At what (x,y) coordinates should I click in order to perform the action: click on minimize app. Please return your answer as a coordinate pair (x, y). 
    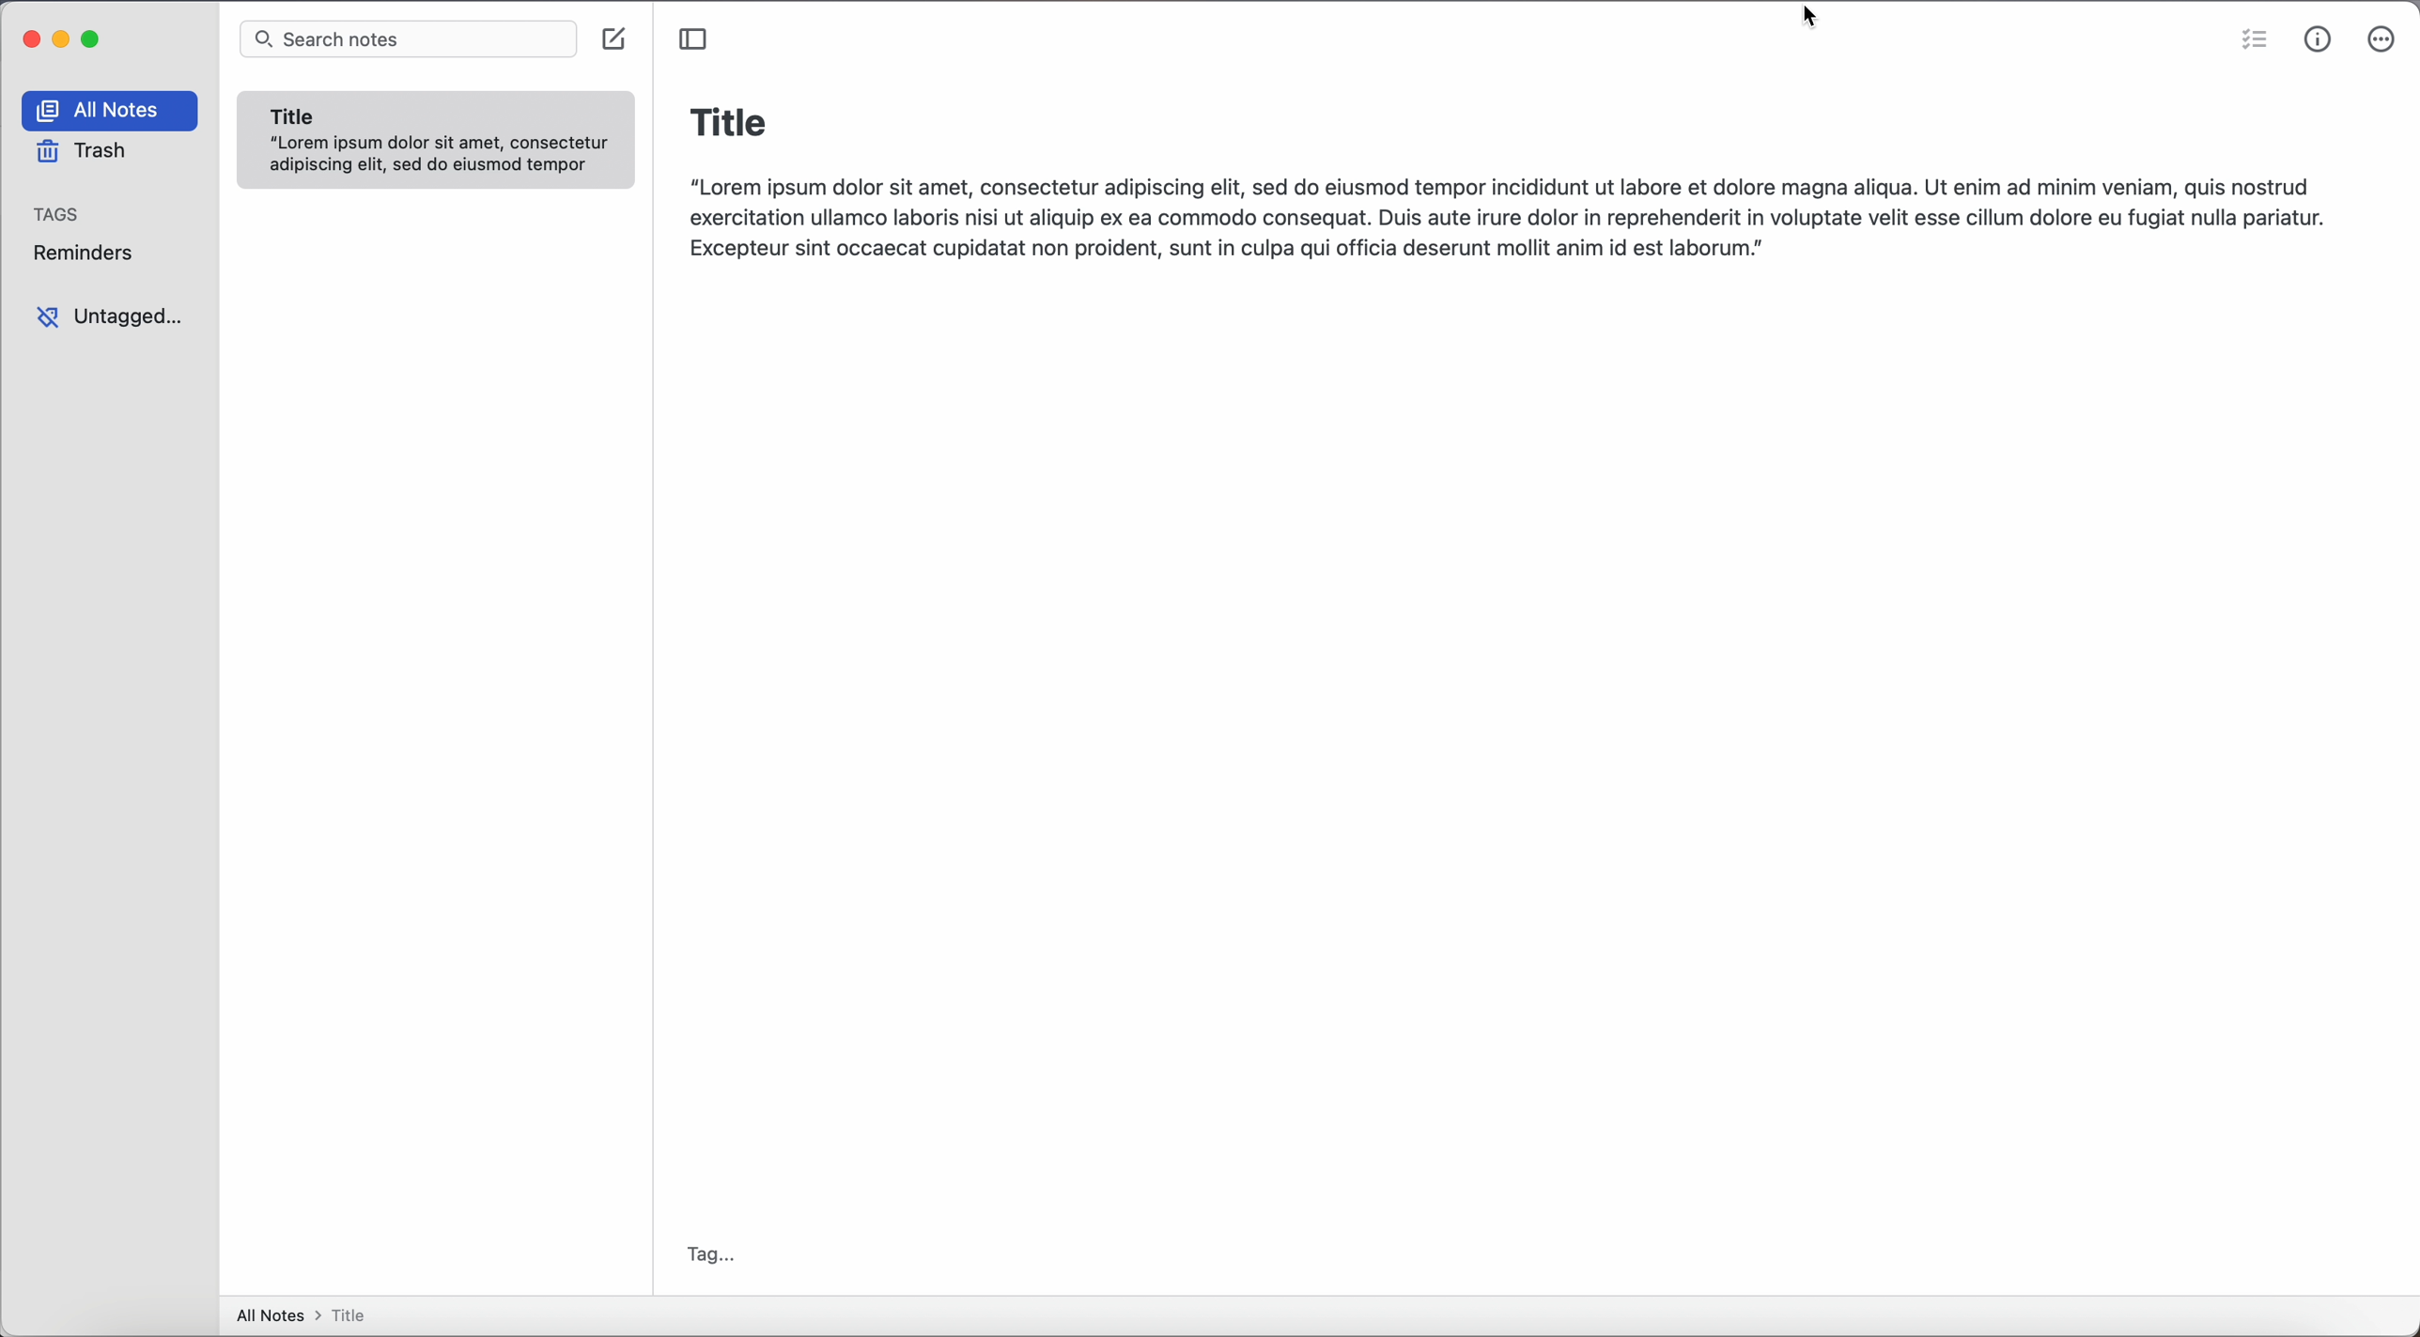
    Looking at the image, I should click on (62, 39).